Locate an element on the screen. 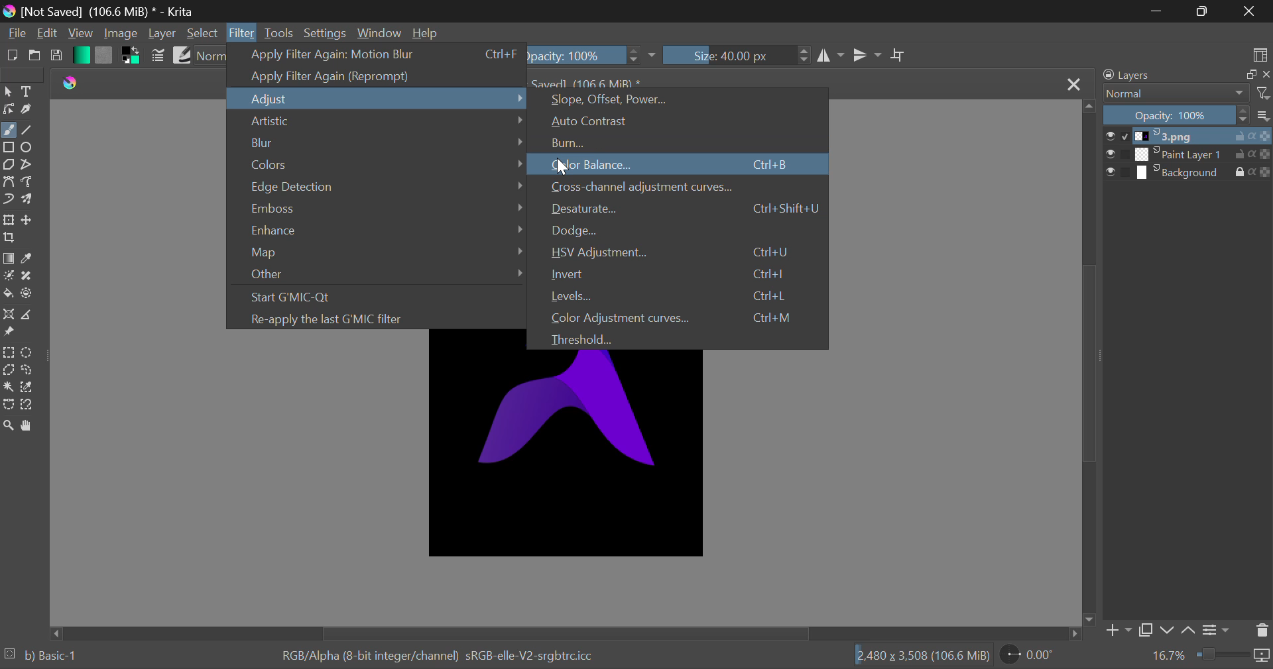  Emboss is located at coordinates (386, 207).